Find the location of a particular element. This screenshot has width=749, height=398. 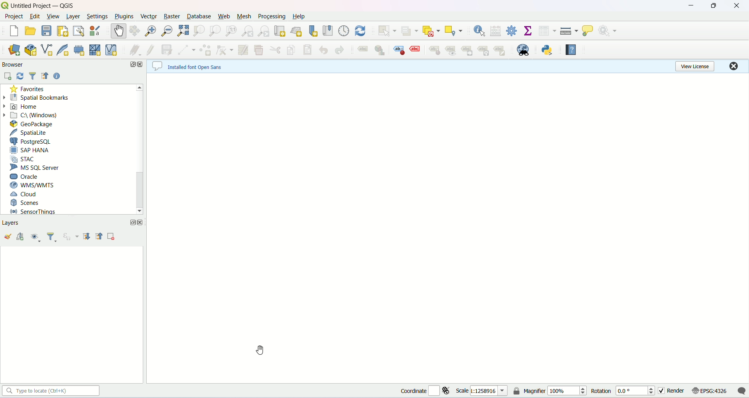

redo is located at coordinates (338, 49).